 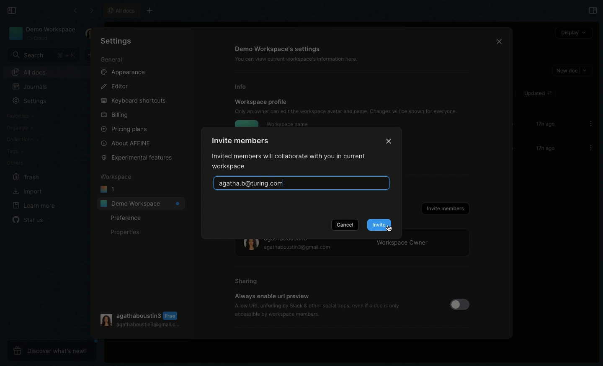 I want to click on Only an owner can edit the workspace avatar and name. Changes will be shown for everyone., so click(x=350, y=111).